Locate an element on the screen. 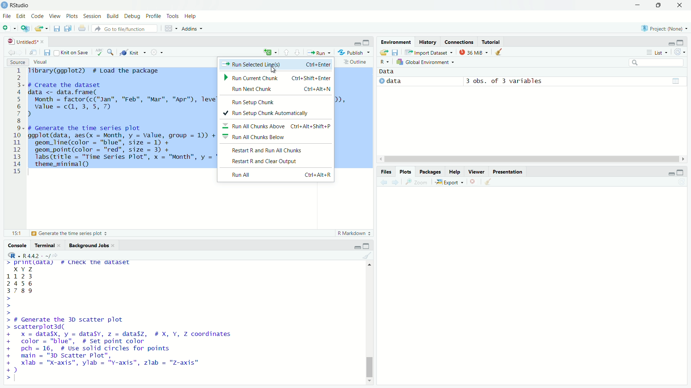  untitled5 is located at coordinates (19, 41).